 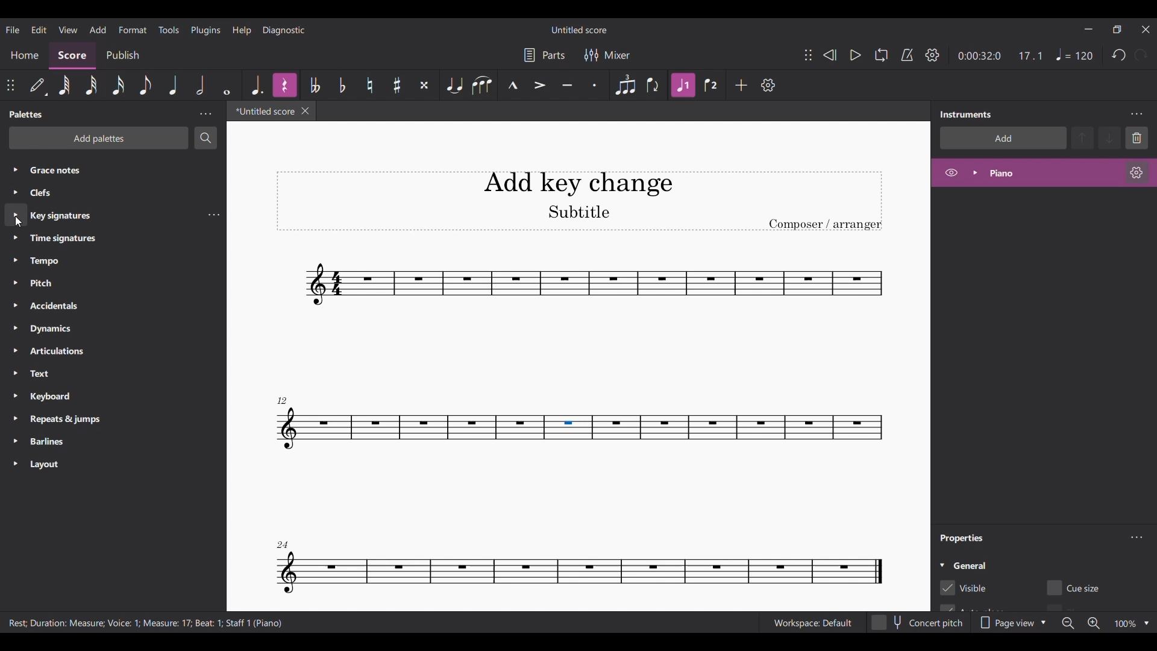 What do you see at coordinates (1074, 55) in the screenshot?
I see `Quaternate` at bounding box center [1074, 55].